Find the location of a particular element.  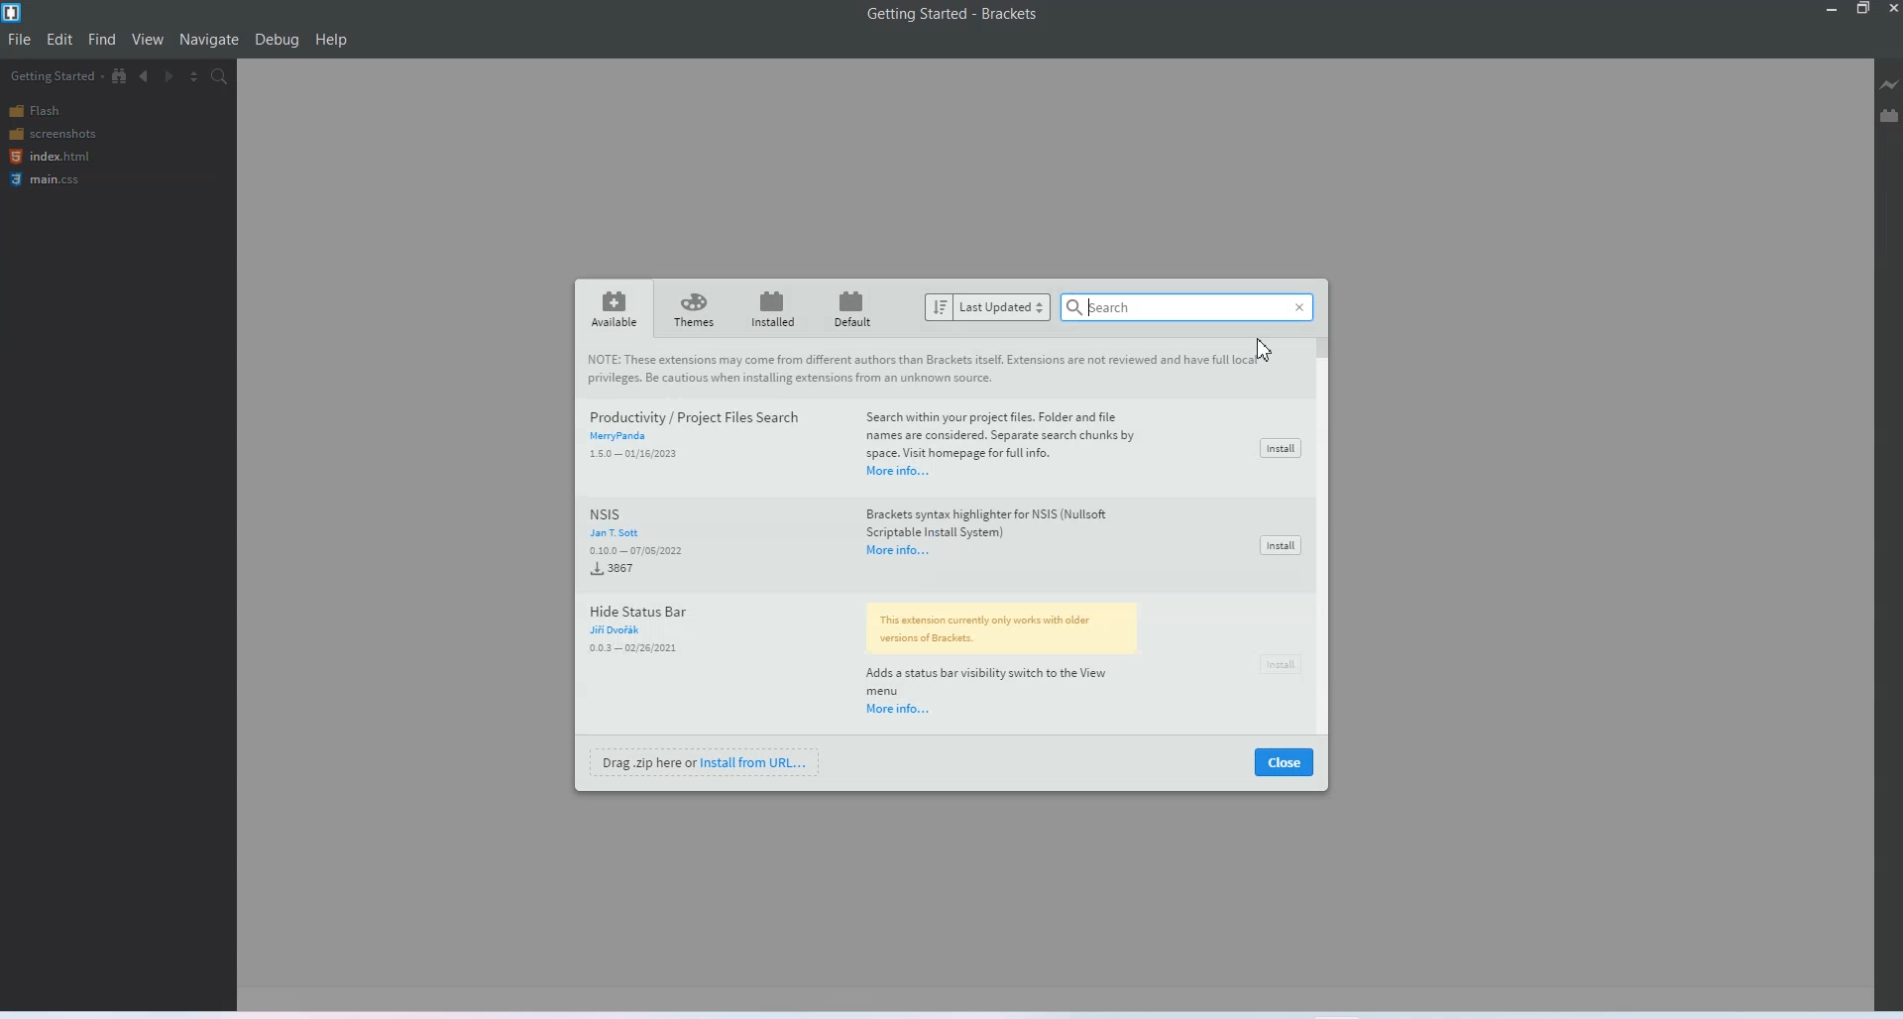

theme is located at coordinates (696, 308).